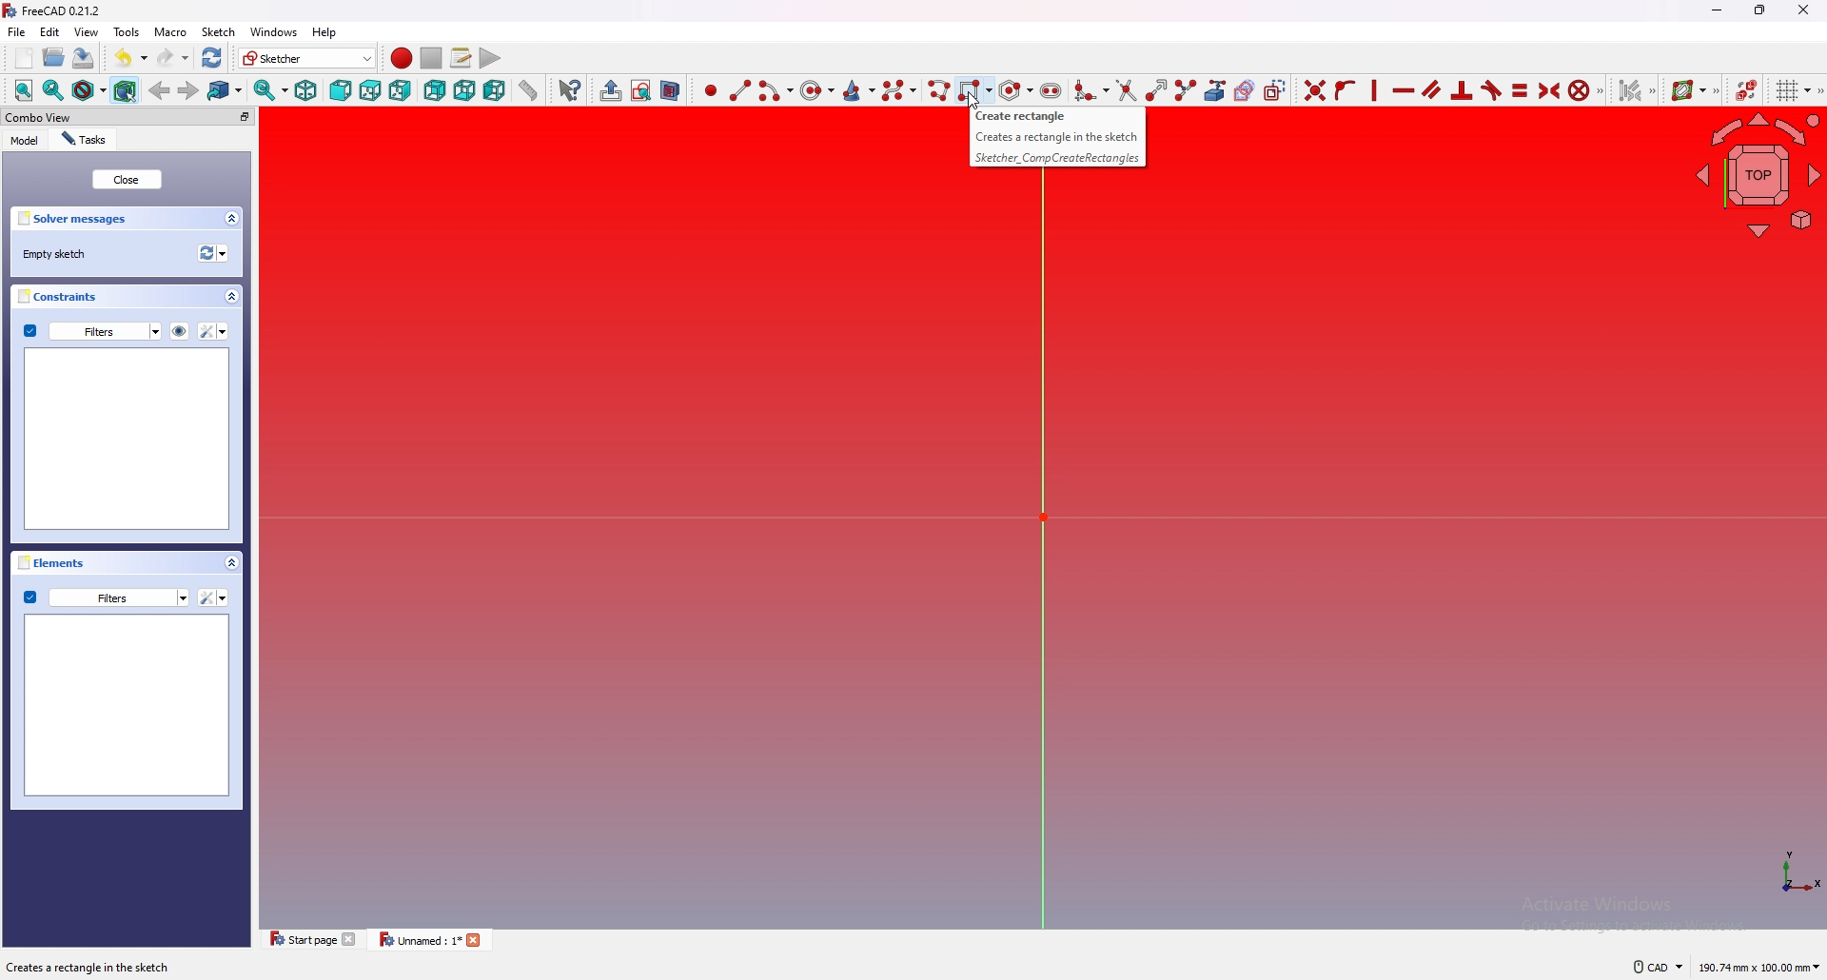  Describe the element at coordinates (430, 57) in the screenshot. I see `stop macro` at that location.